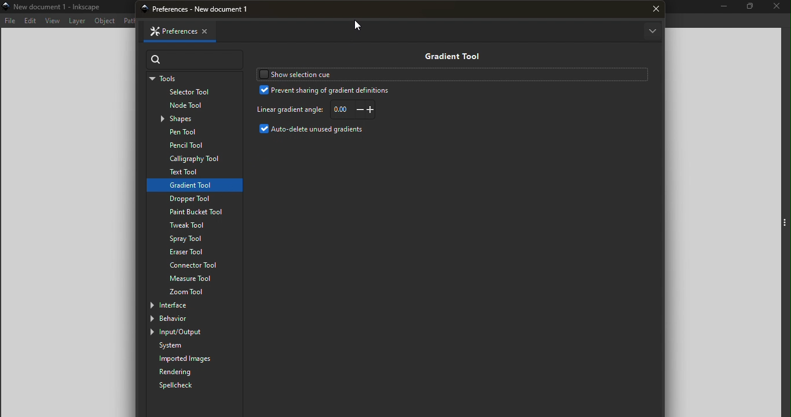 The image size is (791, 417). What do you see at coordinates (656, 9) in the screenshot?
I see `close` at bounding box center [656, 9].